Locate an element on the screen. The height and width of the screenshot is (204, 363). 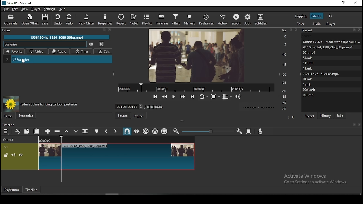
posterize is located at coordinates (59, 59).